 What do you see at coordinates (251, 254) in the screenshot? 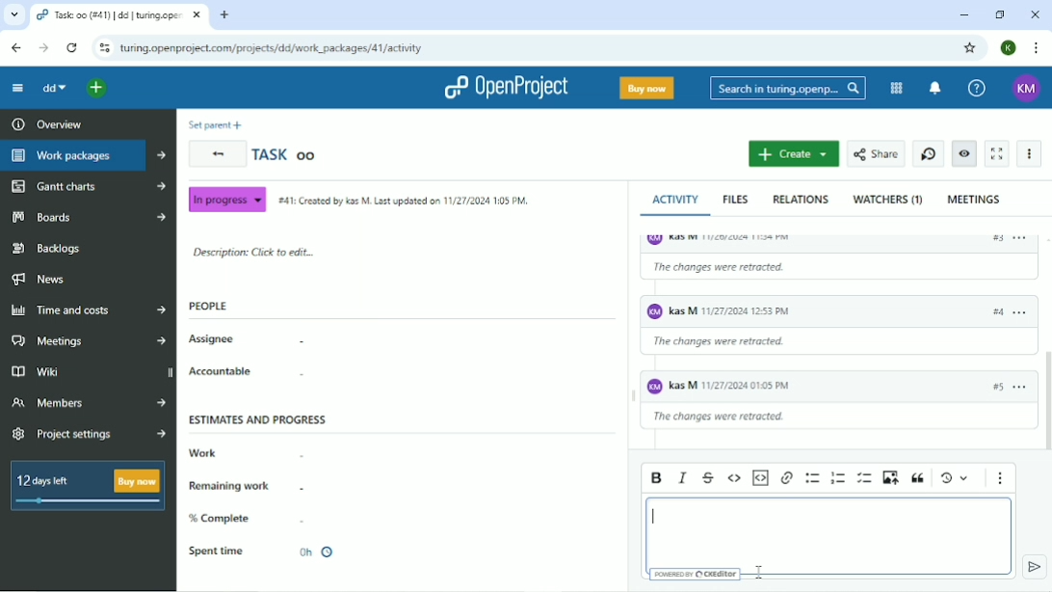
I see `Description` at bounding box center [251, 254].